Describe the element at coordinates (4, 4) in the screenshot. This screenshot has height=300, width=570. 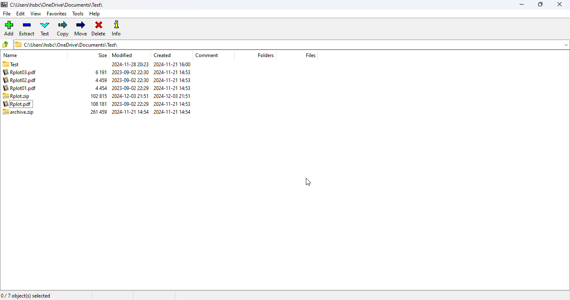
I see `logo` at that location.